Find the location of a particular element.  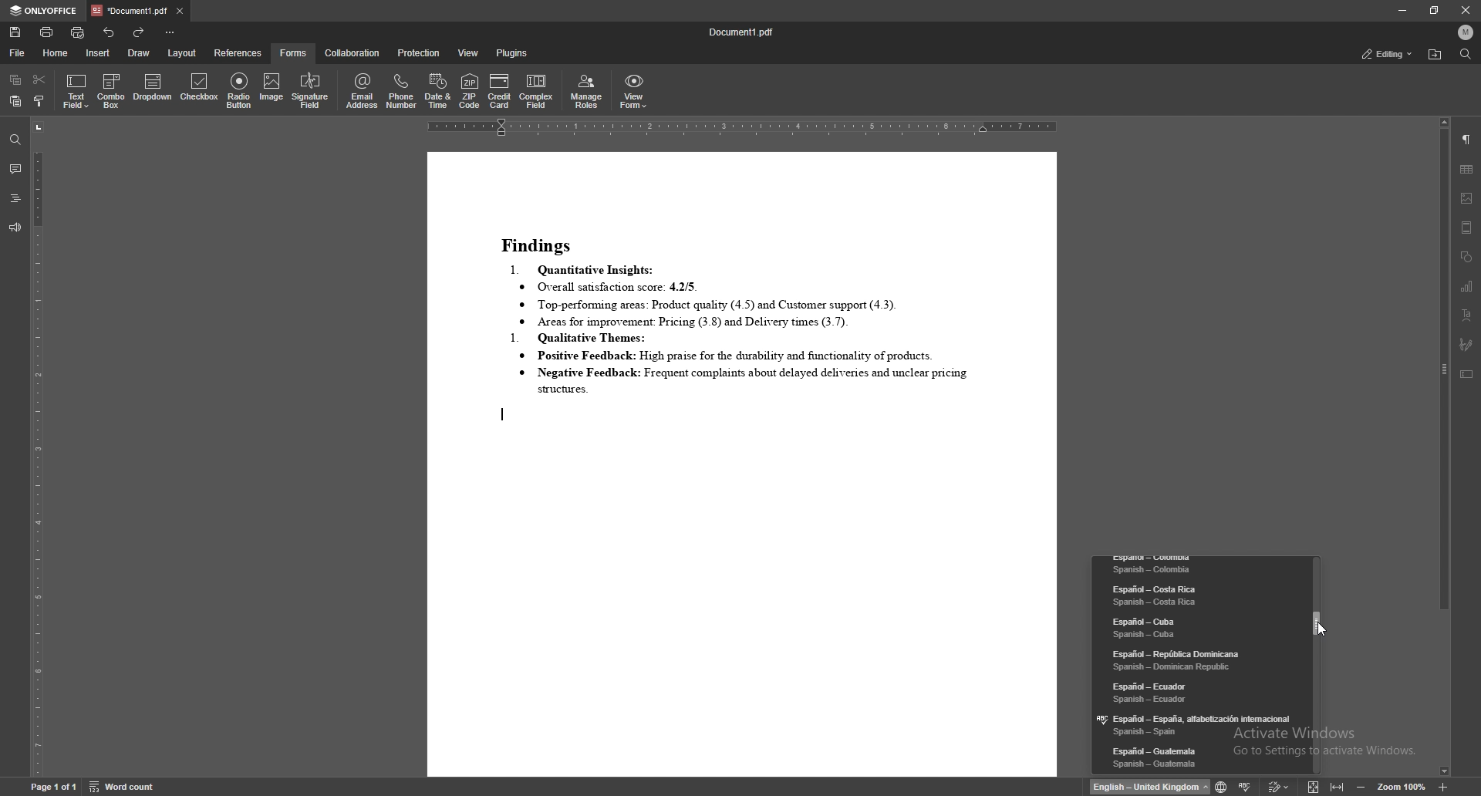

text art is located at coordinates (1467, 315).